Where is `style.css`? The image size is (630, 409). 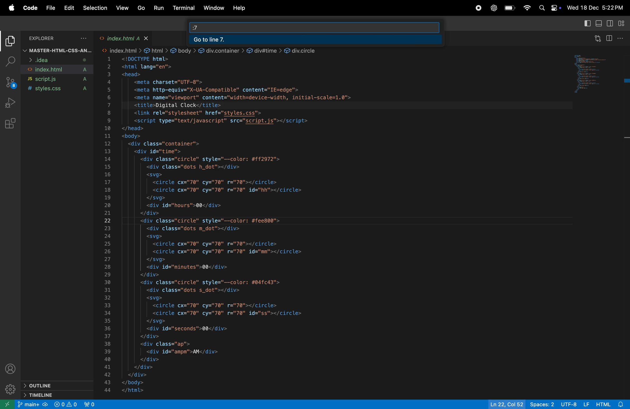
style.css is located at coordinates (59, 89).